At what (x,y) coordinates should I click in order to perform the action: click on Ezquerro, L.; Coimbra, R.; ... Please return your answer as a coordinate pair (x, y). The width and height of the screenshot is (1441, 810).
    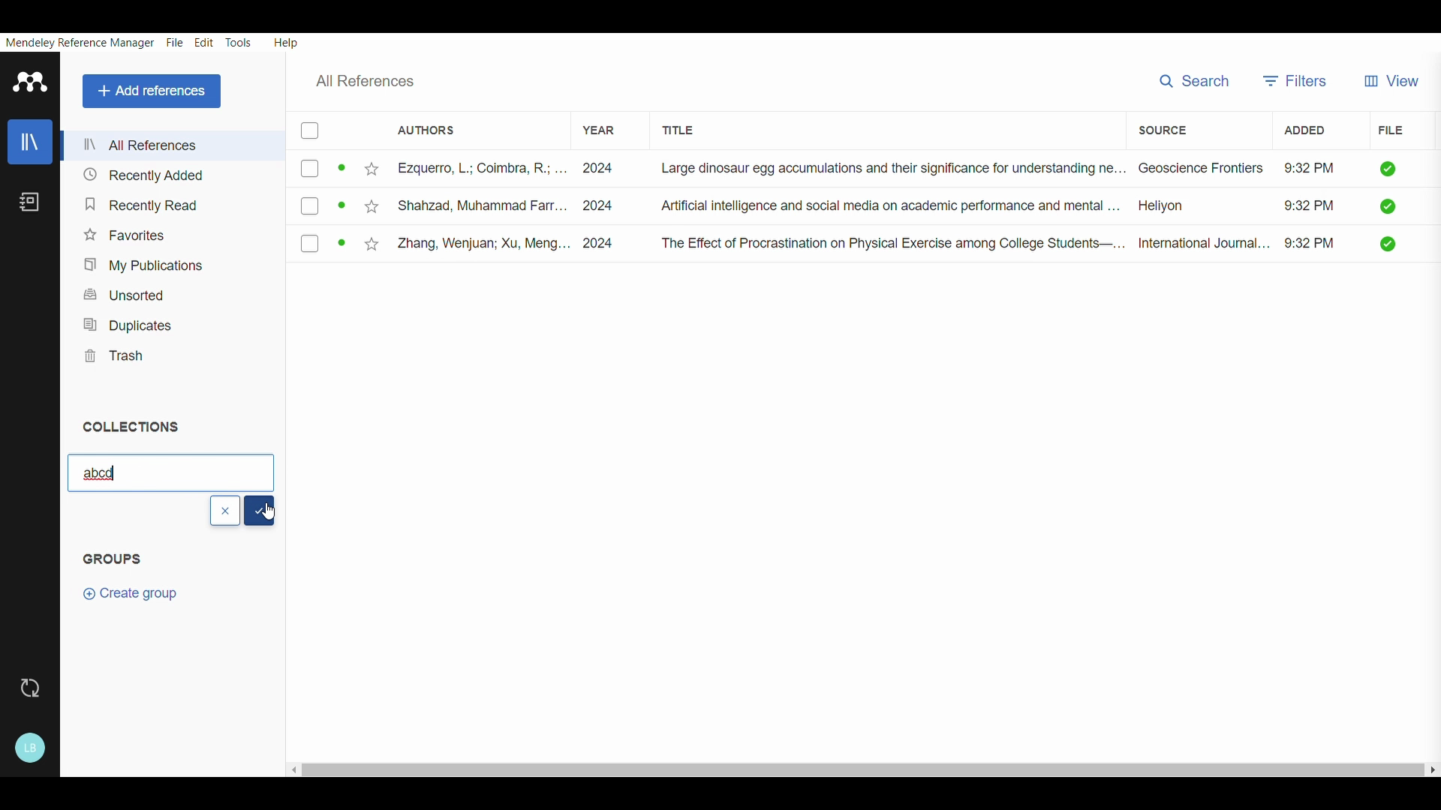
    Looking at the image, I should click on (462, 170).